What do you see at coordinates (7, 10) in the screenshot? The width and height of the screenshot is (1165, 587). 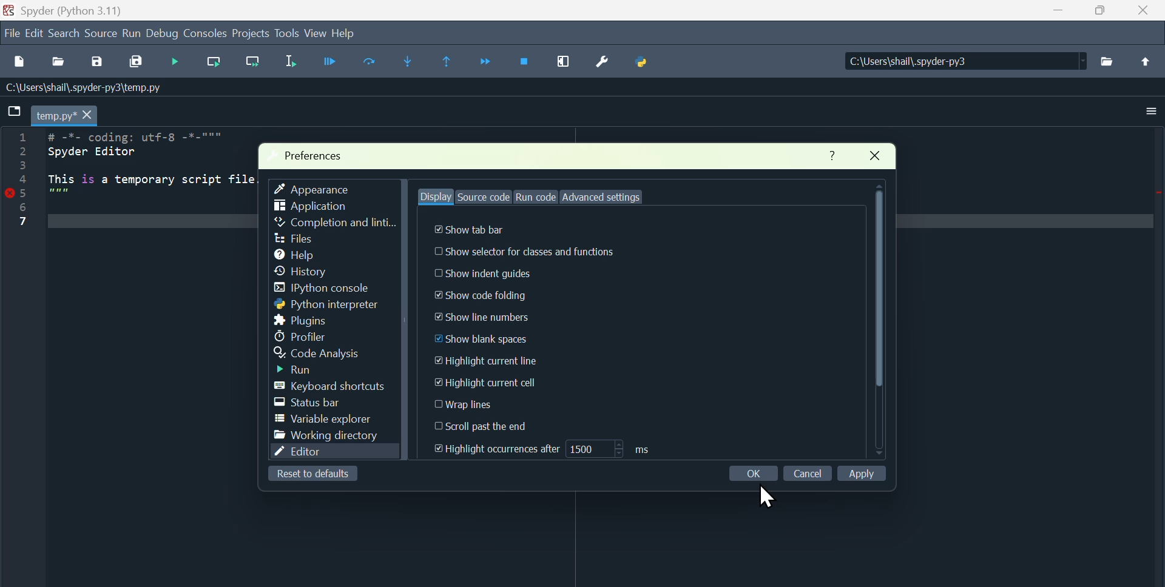 I see `Spyder logo` at bounding box center [7, 10].